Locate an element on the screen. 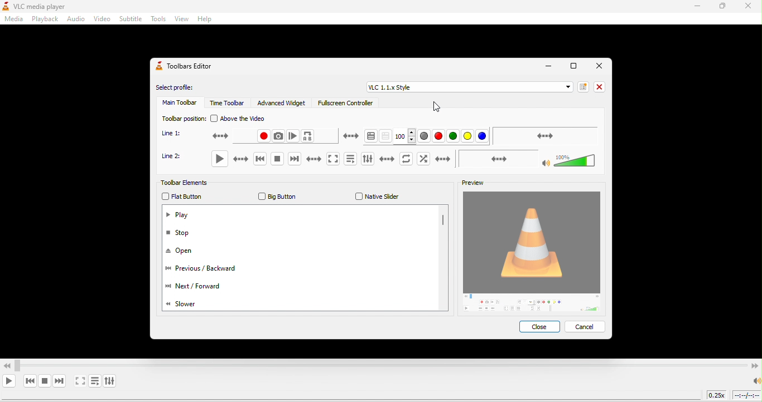 Image resolution: width=762 pixels, height=402 pixels. select profile is located at coordinates (179, 88).